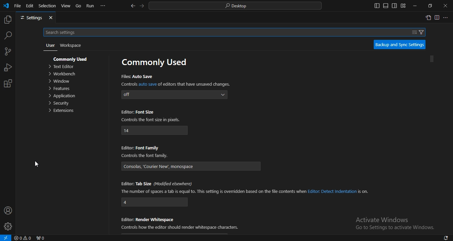 Image resolution: width=453 pixels, height=241 pixels. I want to click on Files: Auto Save
Controls auto save of editors that have unsaved changes., so click(172, 80).